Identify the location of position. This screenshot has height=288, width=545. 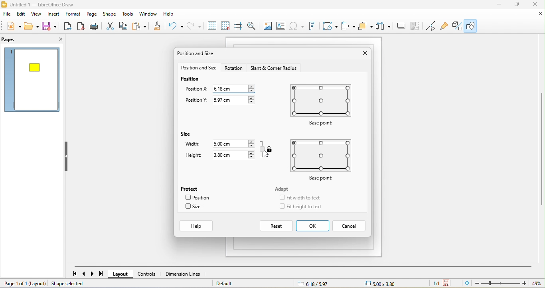
(199, 197).